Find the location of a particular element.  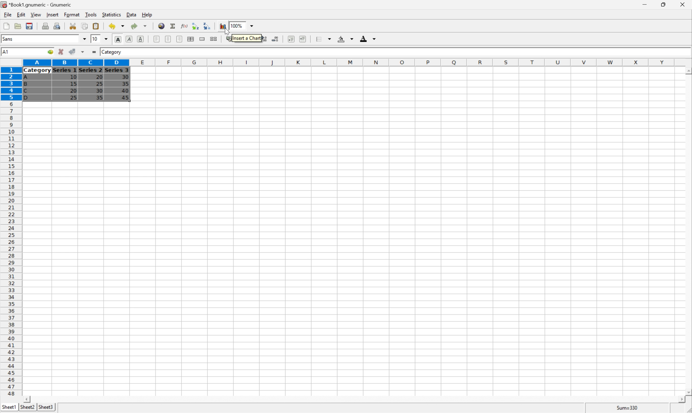

Series 3 is located at coordinates (117, 70).